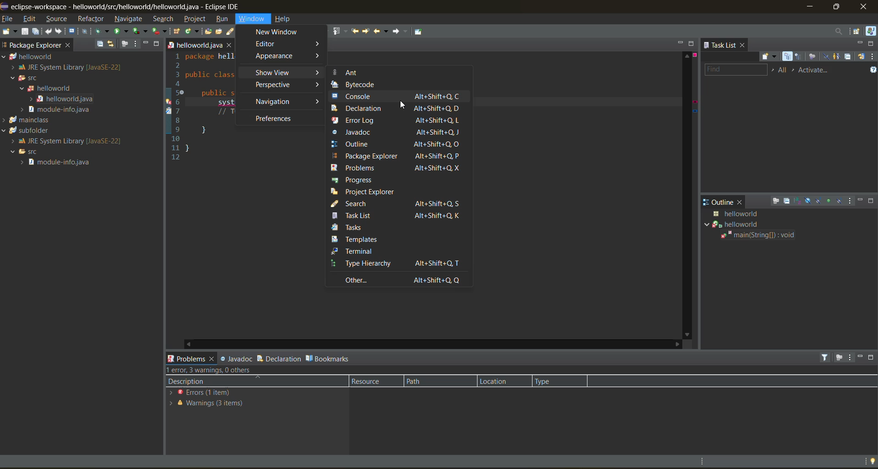 The width and height of the screenshot is (878, 469). Describe the element at coordinates (69, 68) in the screenshot. I see `JRE System Library [Java SE-22]` at that location.